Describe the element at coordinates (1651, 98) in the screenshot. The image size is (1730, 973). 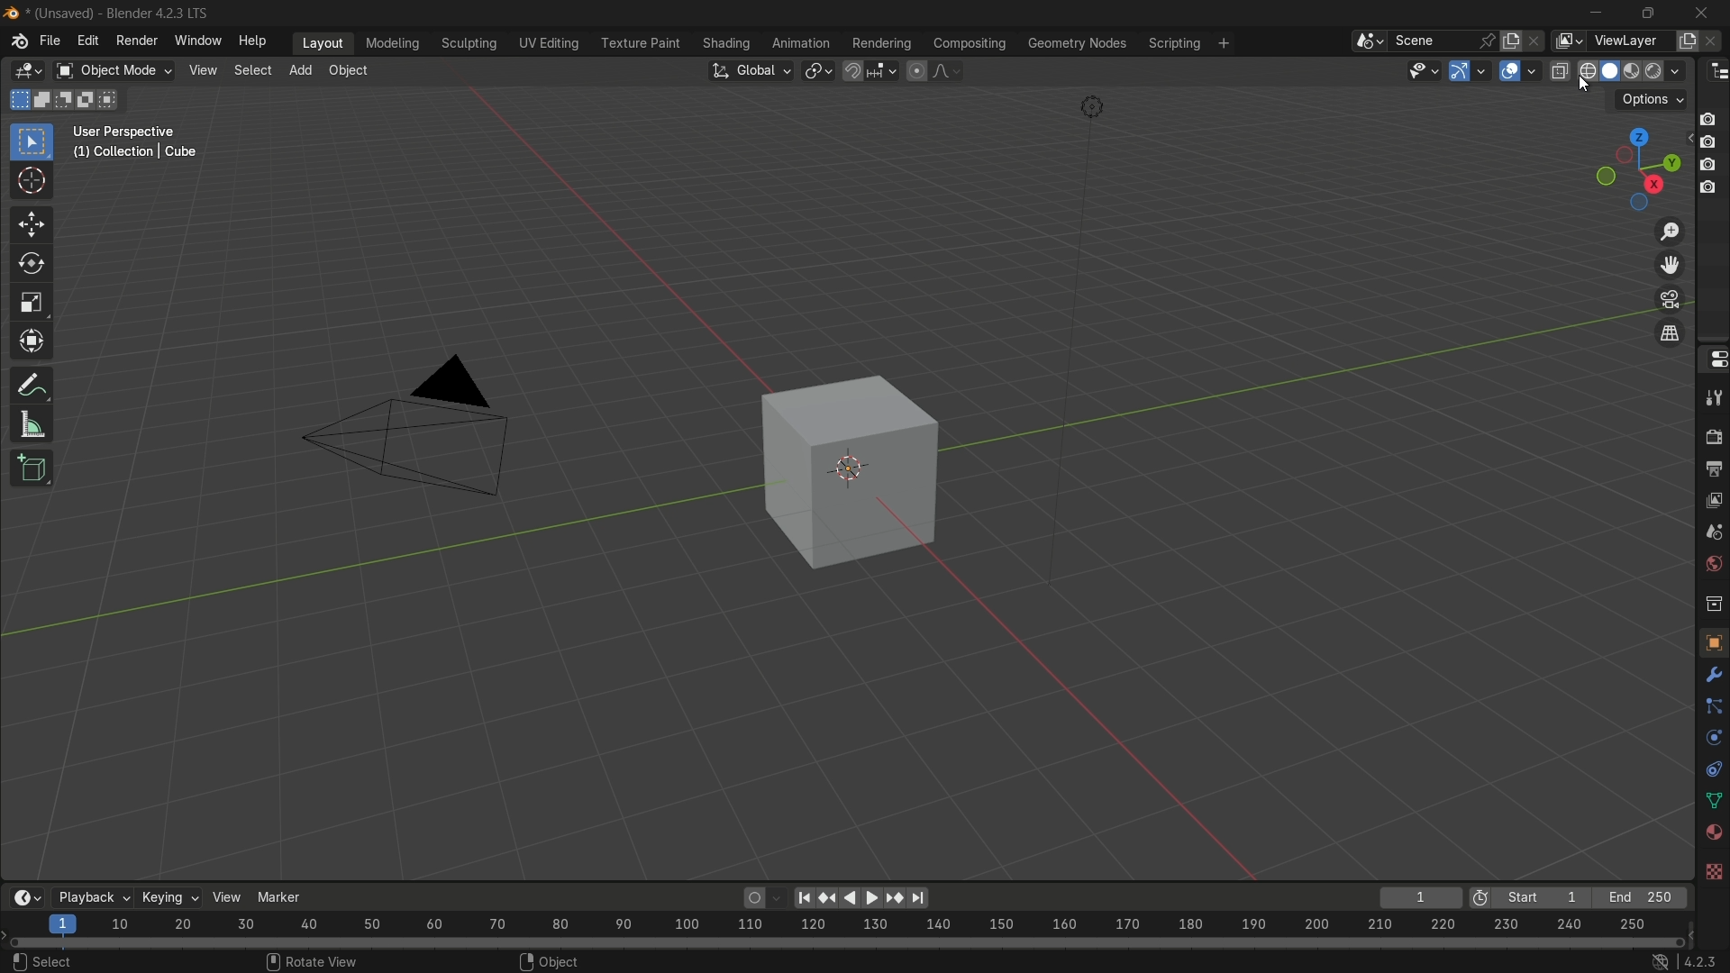
I see `options menu` at that location.